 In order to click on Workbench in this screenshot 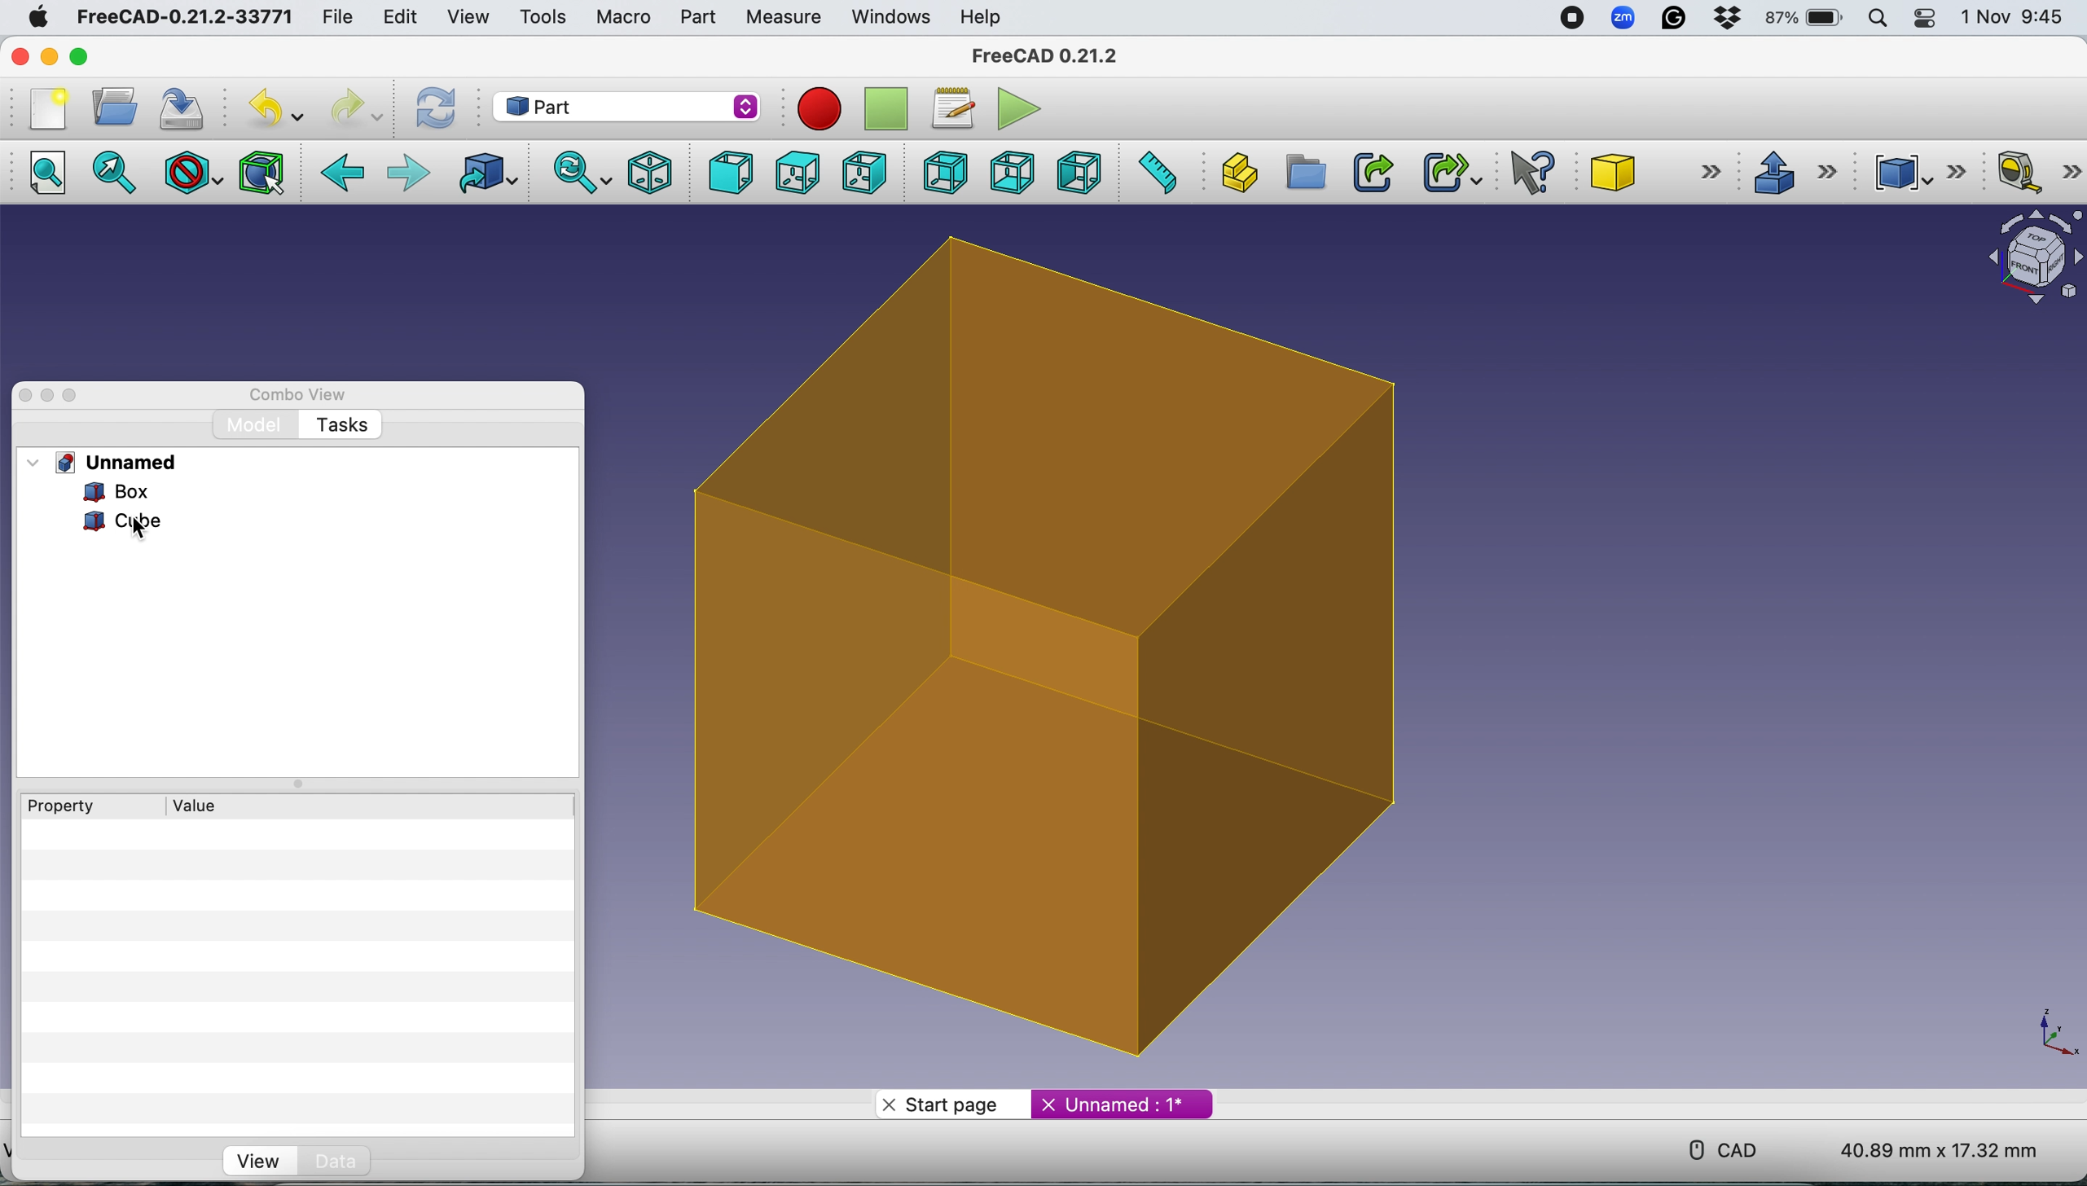, I will do `click(626, 105)`.